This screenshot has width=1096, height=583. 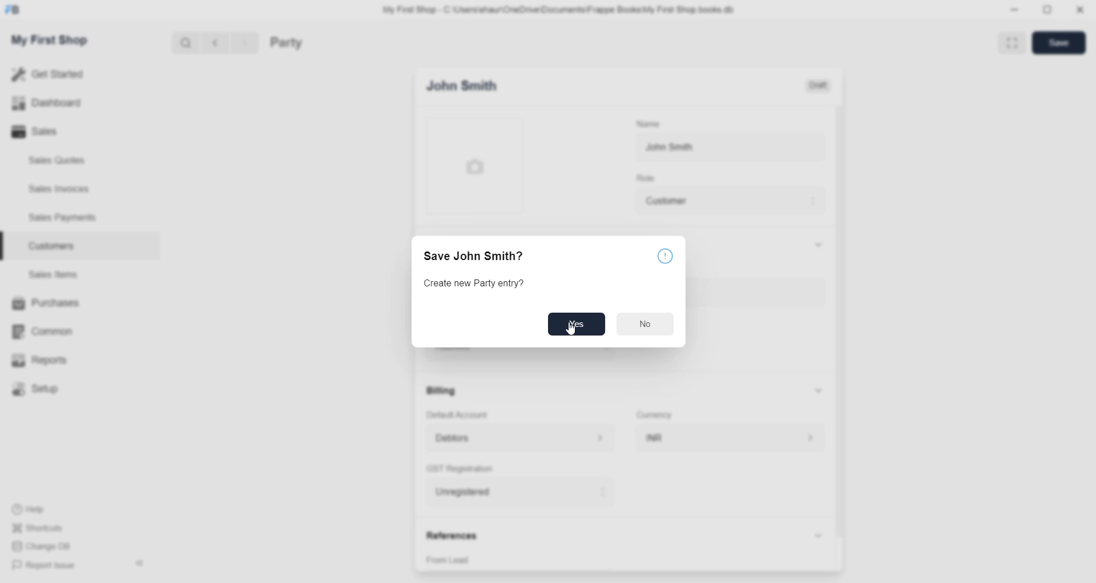 I want to click on My First Shop - C:\Users\shaur\OneDrive\Documents\Frappe BooksiMy First Shop books db, so click(x=553, y=10).